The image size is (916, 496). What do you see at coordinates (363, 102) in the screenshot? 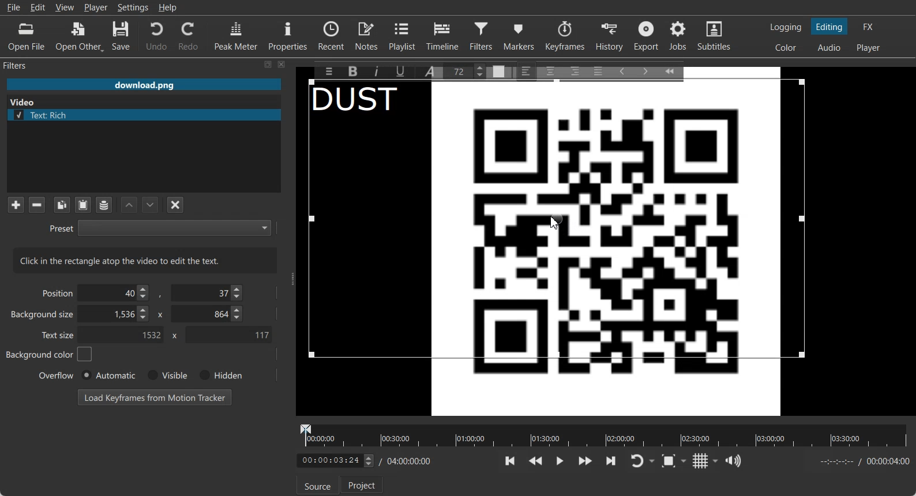
I see `Text` at bounding box center [363, 102].